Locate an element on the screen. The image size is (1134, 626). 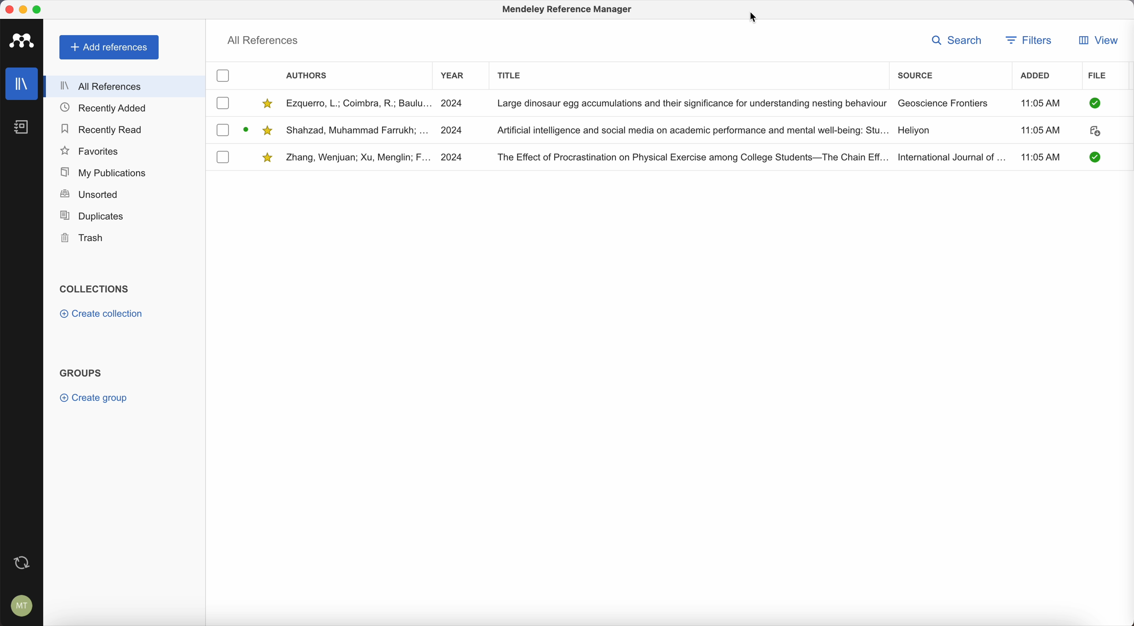
create collection is located at coordinates (101, 315).